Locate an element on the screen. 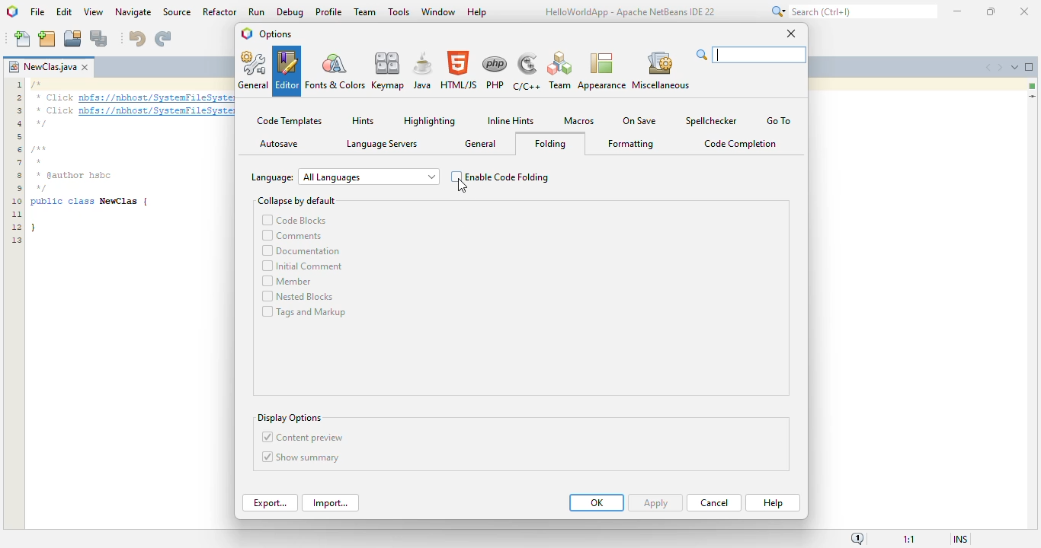 This screenshot has height=548, width=1041. on save is located at coordinates (639, 121).